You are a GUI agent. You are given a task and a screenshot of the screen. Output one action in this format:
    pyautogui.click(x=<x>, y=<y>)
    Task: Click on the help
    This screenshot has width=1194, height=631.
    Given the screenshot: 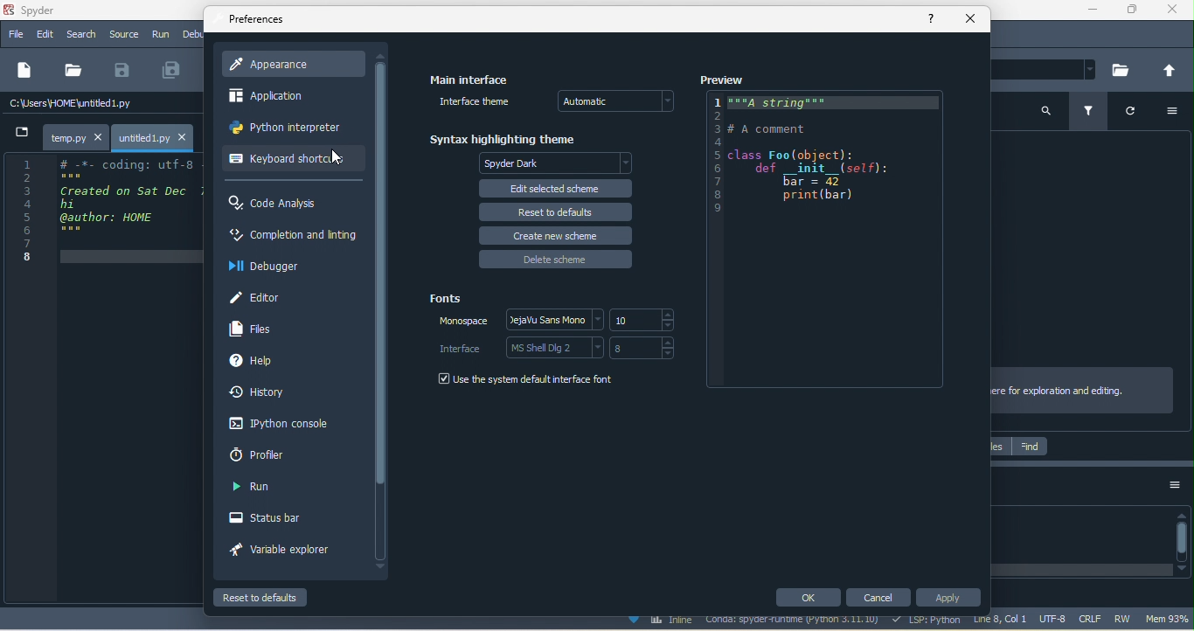 What is the action you would take?
    pyautogui.click(x=934, y=20)
    